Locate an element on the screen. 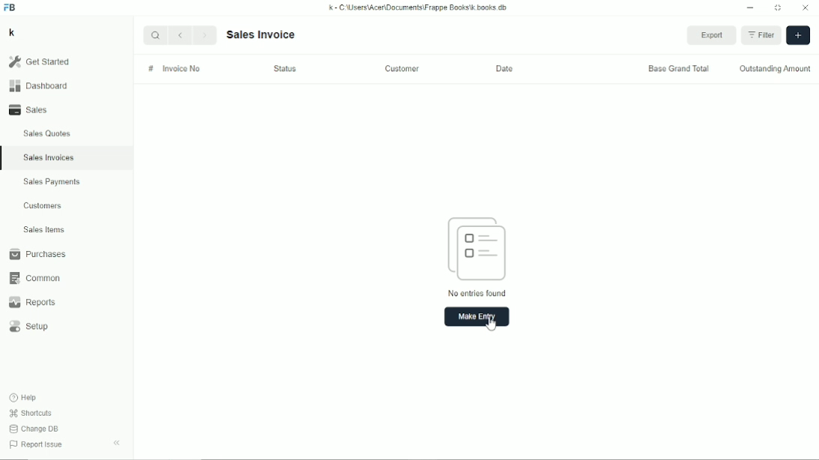 The image size is (819, 460). k - C\Users\Acer\Documents\Frappe Books\k books db is located at coordinates (419, 7).